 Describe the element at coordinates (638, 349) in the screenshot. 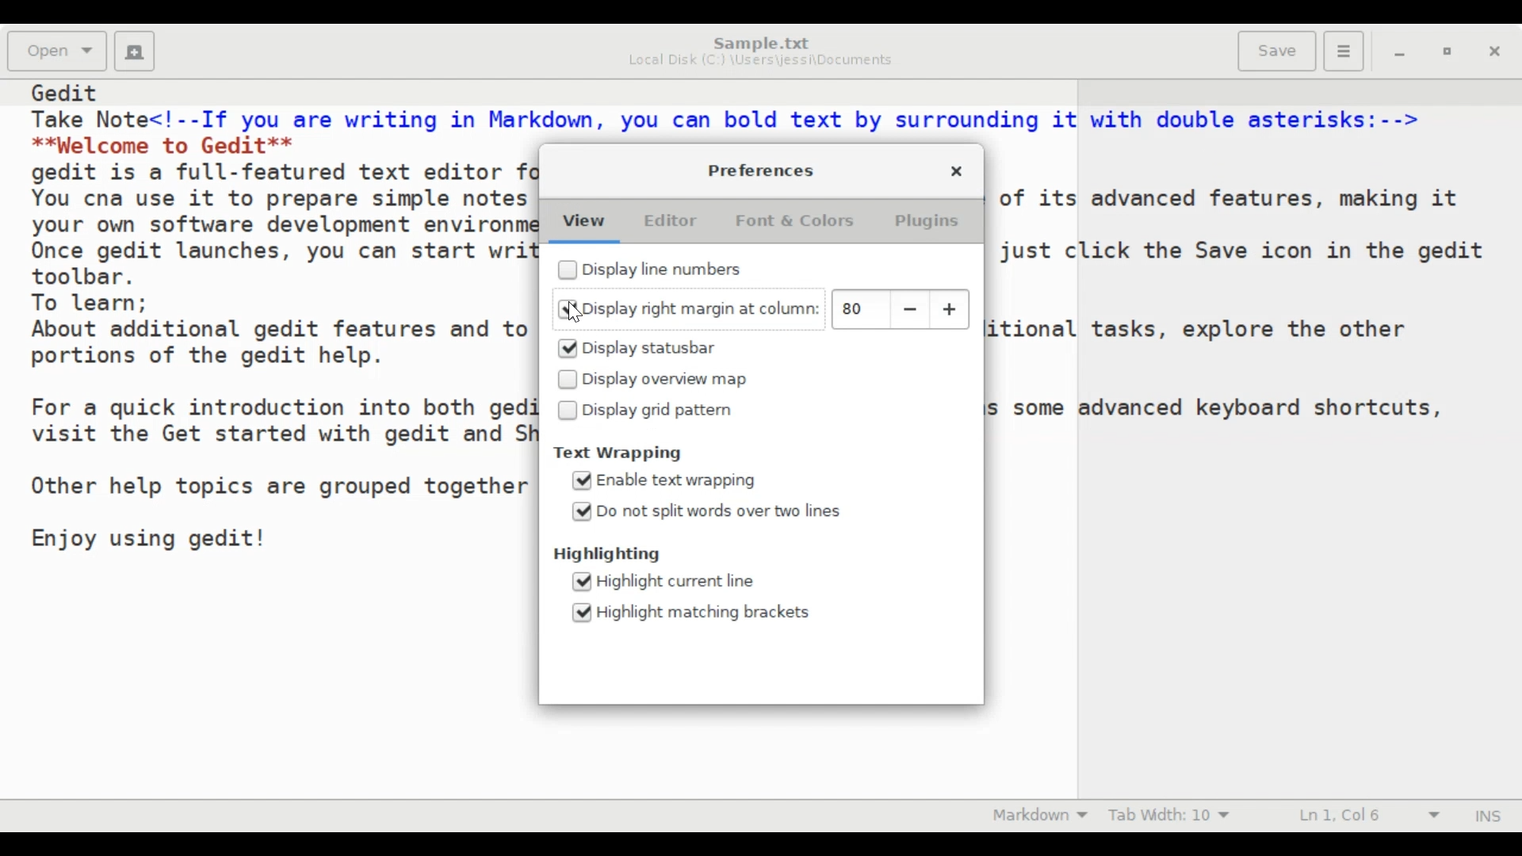

I see `(un)select Display statusbar` at that location.